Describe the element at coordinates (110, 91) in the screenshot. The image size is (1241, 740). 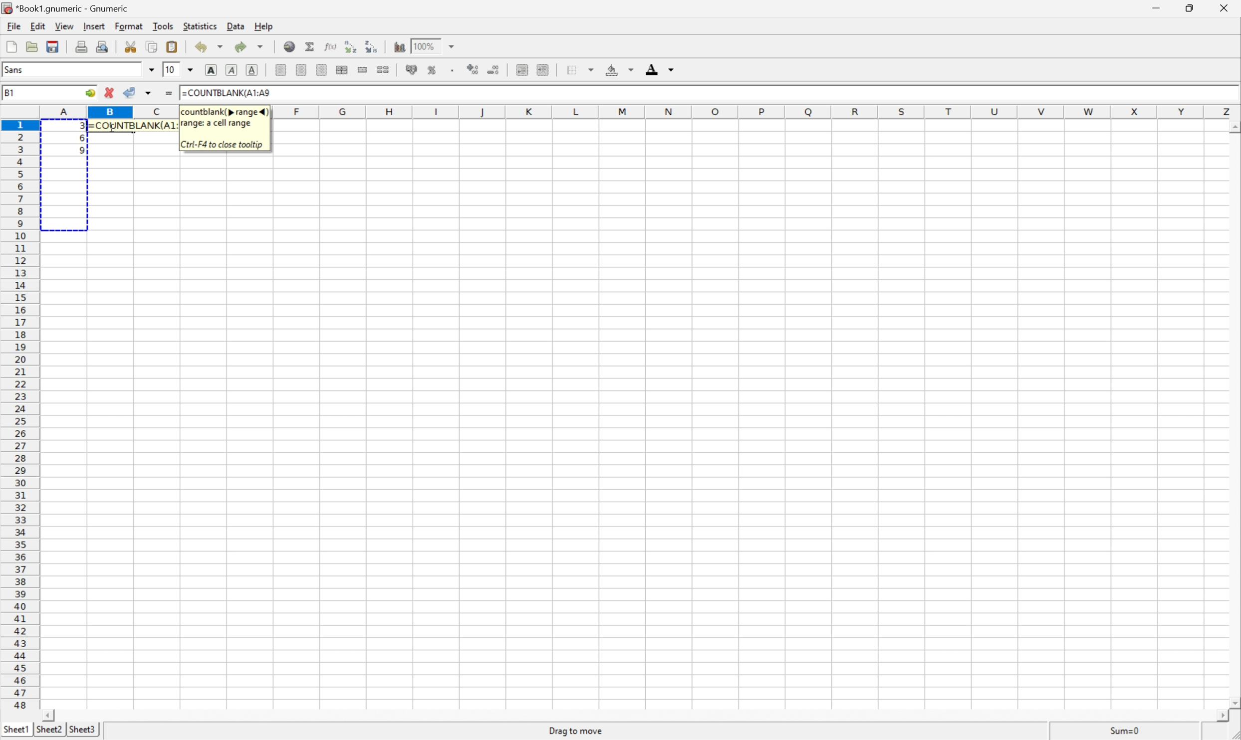
I see `Cancel changes` at that location.